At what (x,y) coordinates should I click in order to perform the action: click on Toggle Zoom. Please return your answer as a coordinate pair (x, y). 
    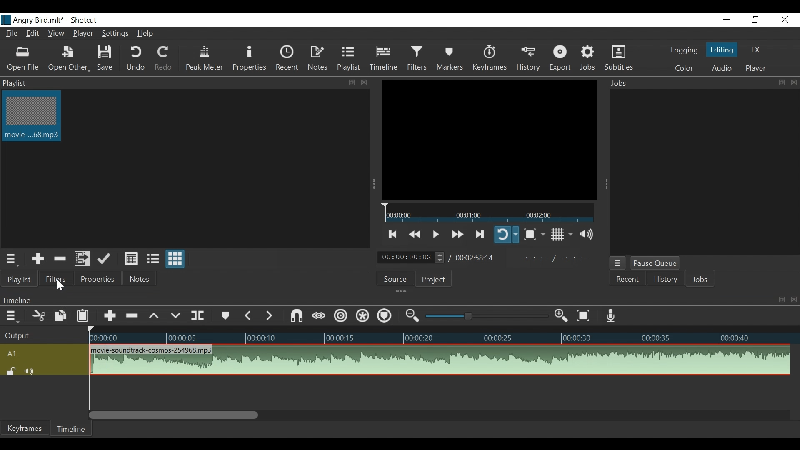
    Looking at the image, I should click on (534, 234).